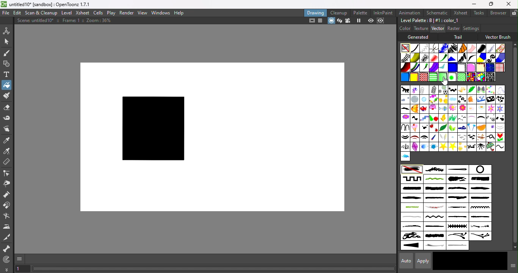  I want to click on hedge, so click(490, 118).